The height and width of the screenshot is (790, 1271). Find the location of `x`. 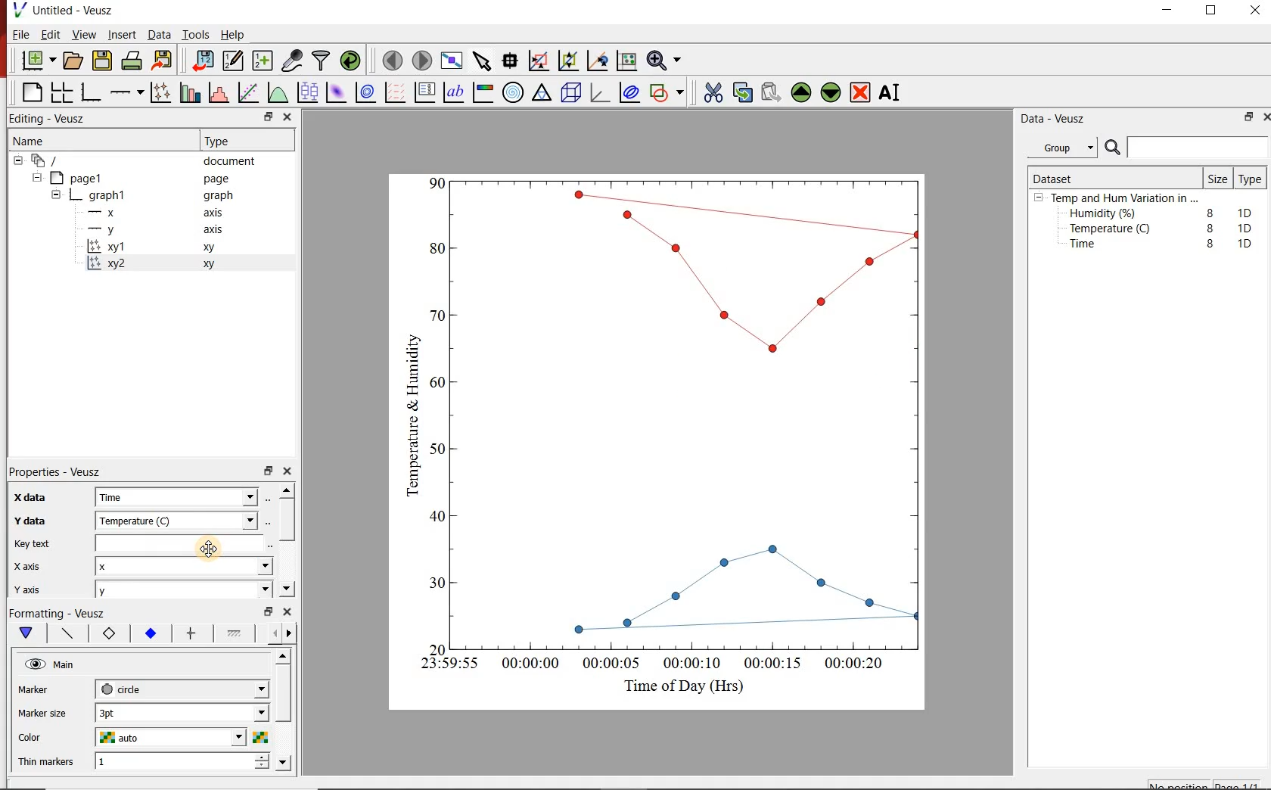

x is located at coordinates (126, 567).